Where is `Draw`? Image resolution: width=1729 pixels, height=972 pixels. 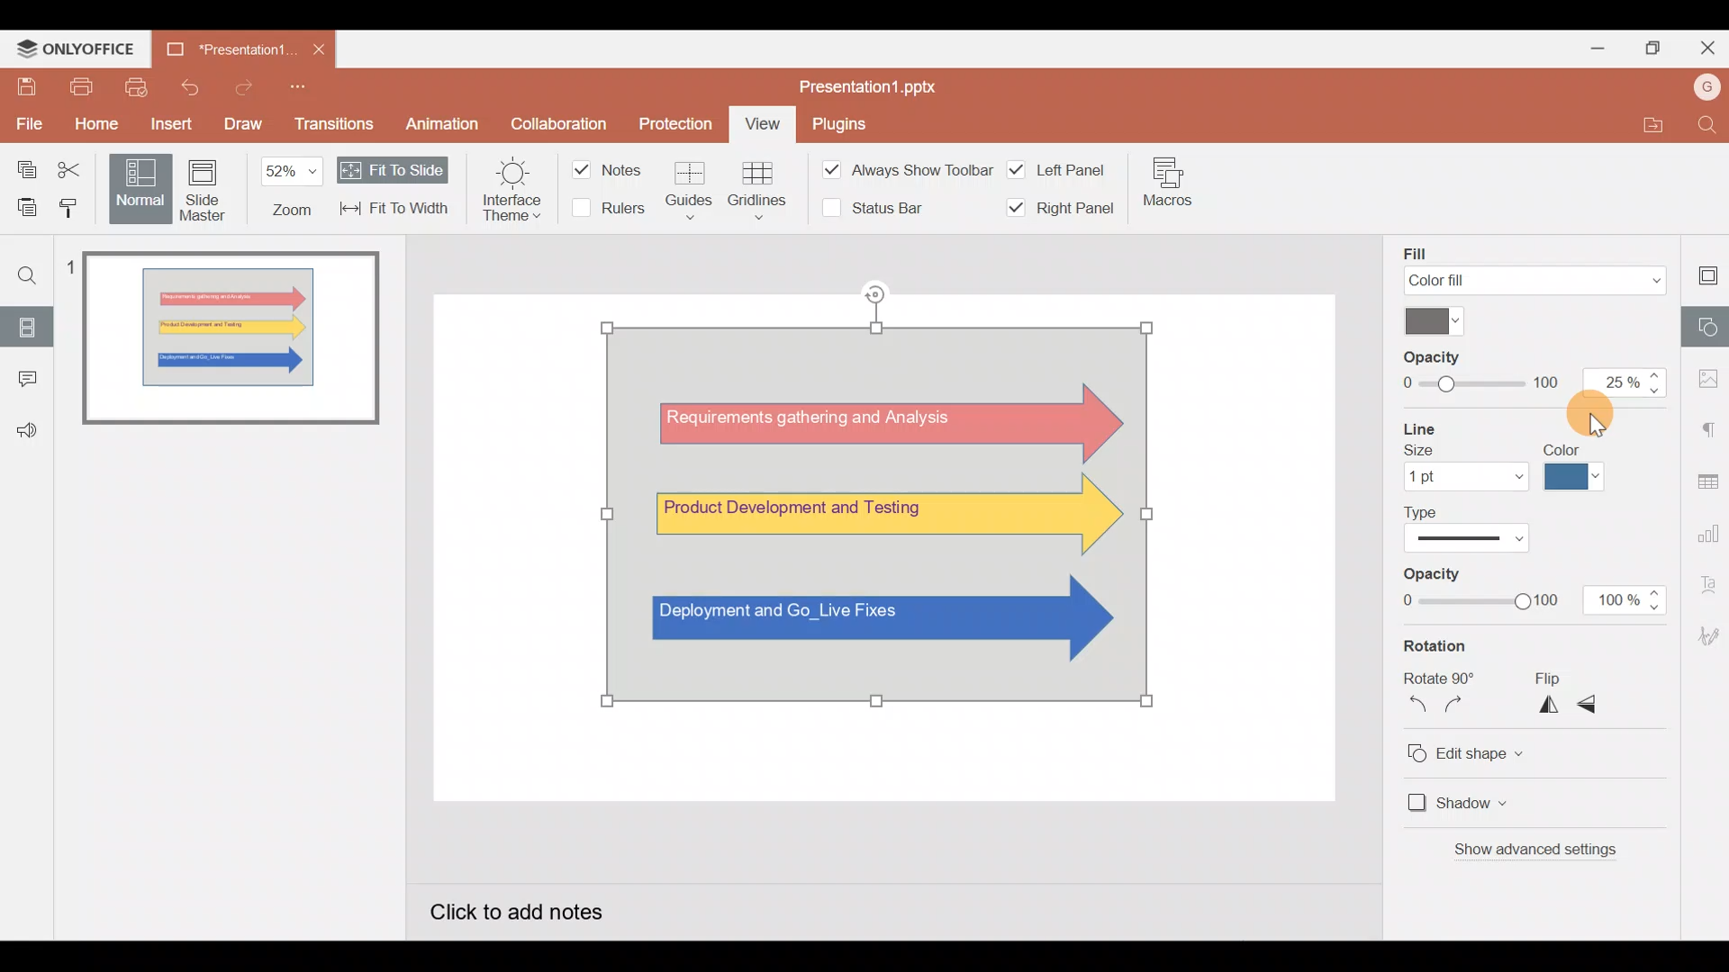
Draw is located at coordinates (243, 121).